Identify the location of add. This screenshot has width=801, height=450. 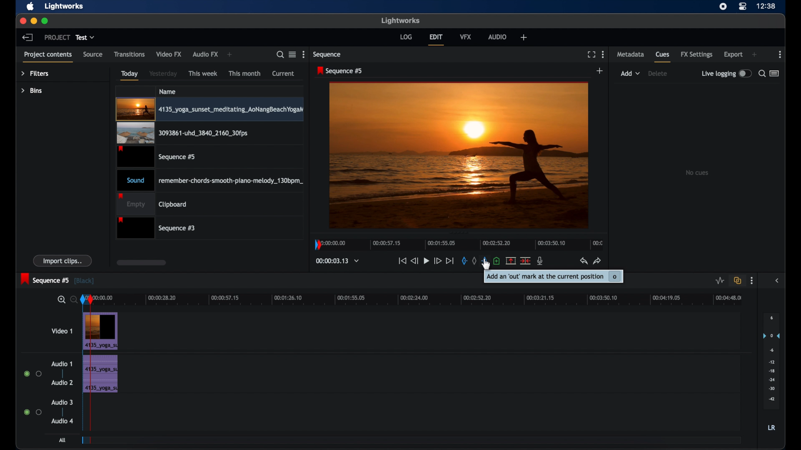
(754, 55).